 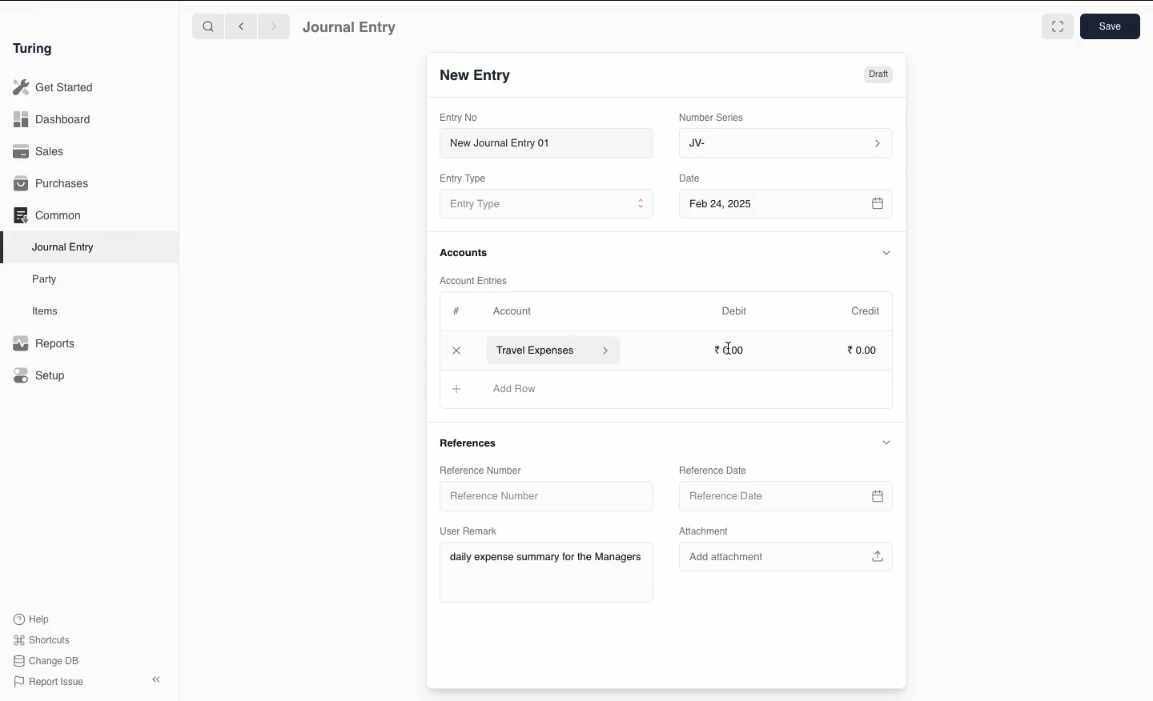 I want to click on 0.00, so click(x=863, y=348).